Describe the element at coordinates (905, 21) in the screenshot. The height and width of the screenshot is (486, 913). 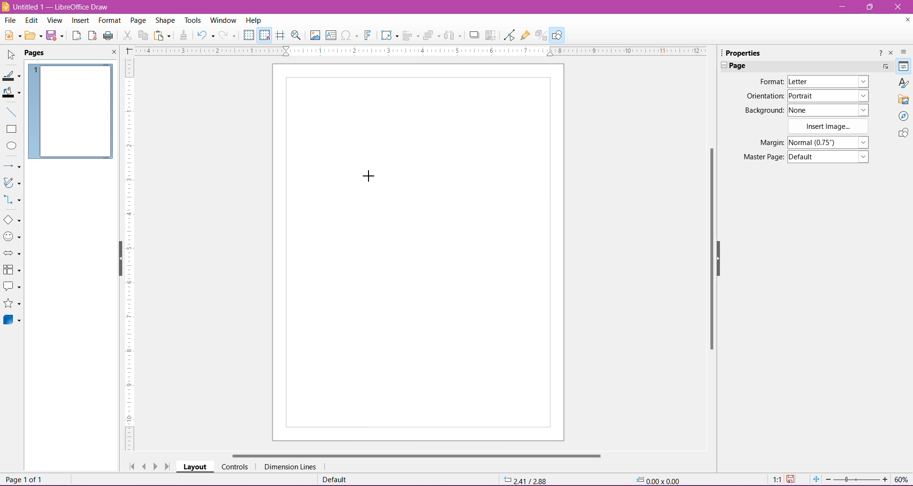
I see `Close Document` at that location.